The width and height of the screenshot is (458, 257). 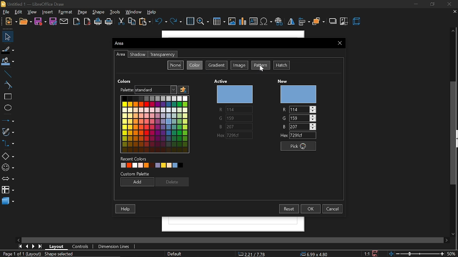 What do you see at coordinates (127, 81) in the screenshot?
I see `Colors` at bounding box center [127, 81].